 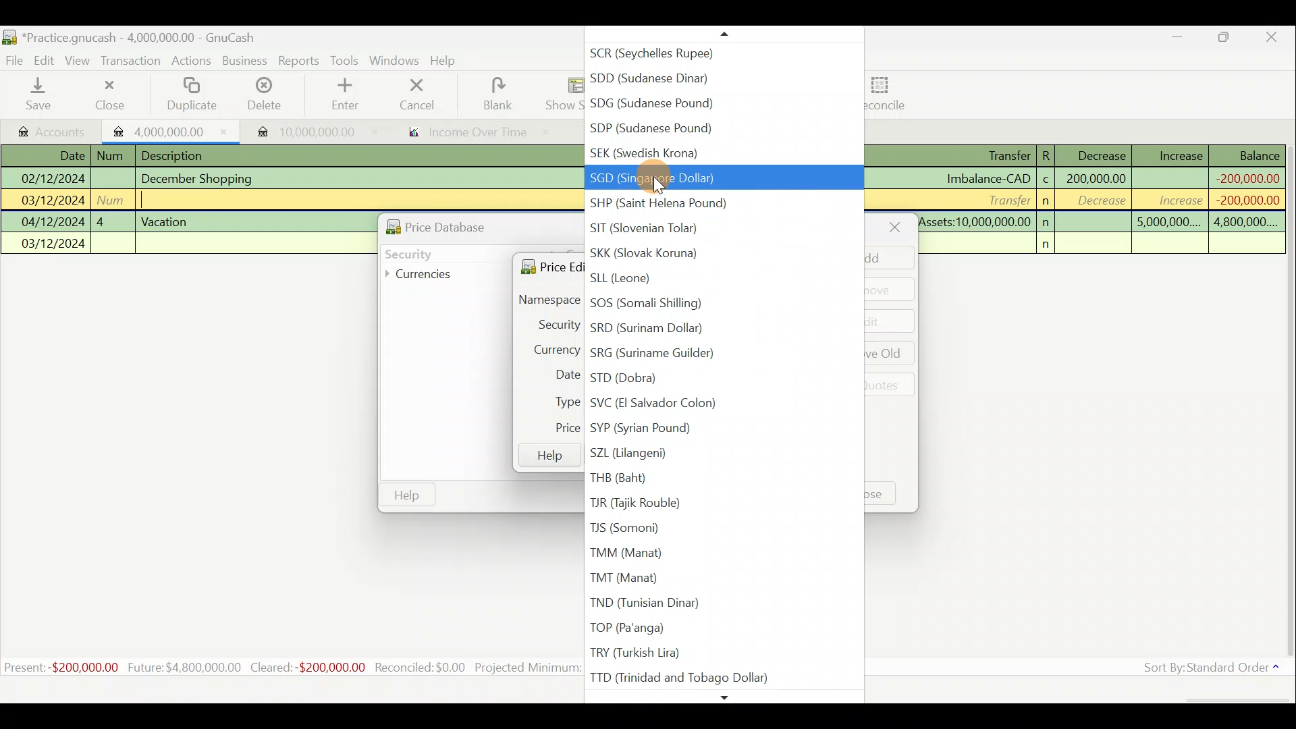 What do you see at coordinates (656, 183) in the screenshot?
I see `cursor` at bounding box center [656, 183].